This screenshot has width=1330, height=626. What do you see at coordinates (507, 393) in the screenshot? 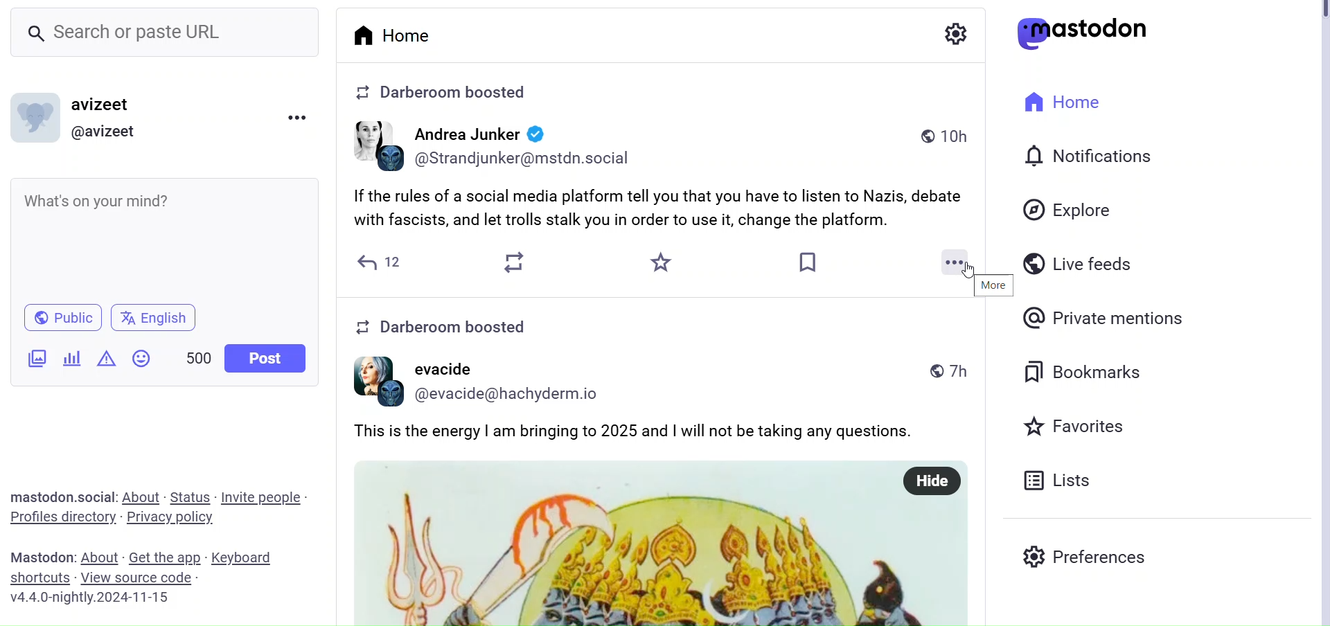
I see `user id` at bounding box center [507, 393].